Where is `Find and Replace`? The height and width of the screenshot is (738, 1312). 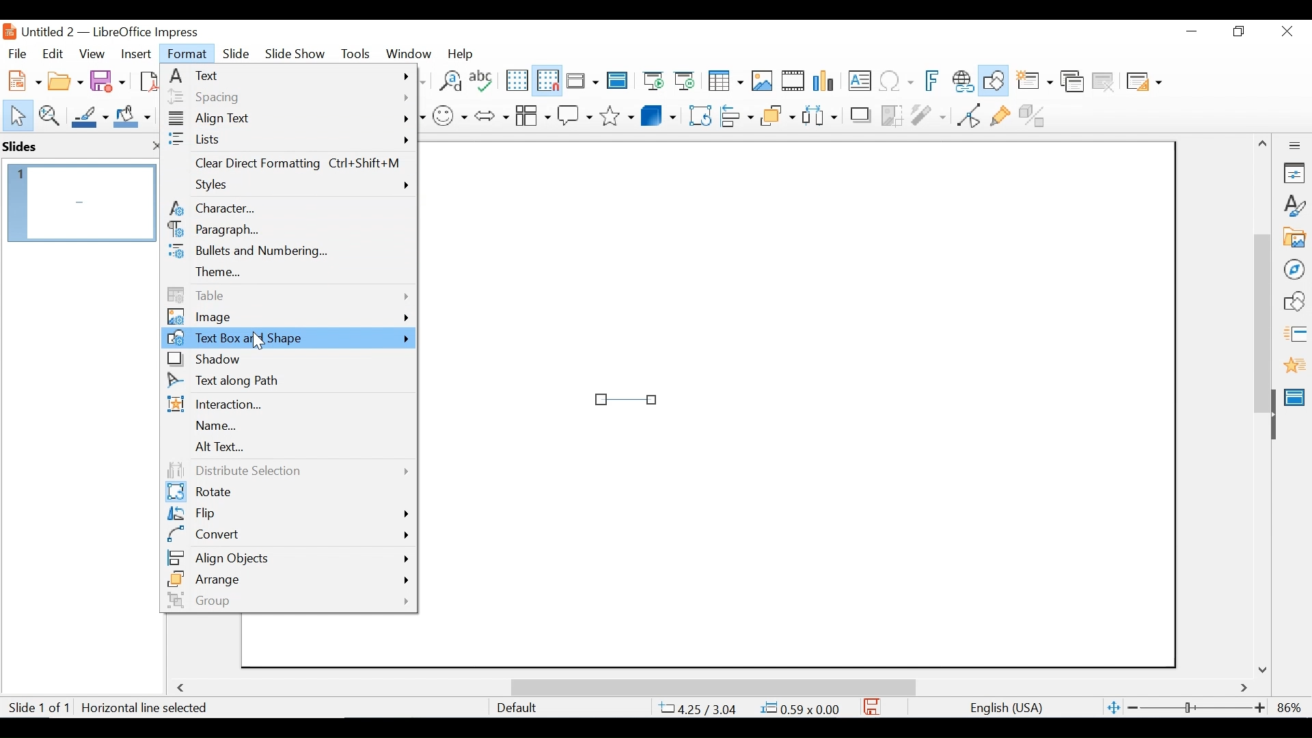
Find and Replace is located at coordinates (450, 81).